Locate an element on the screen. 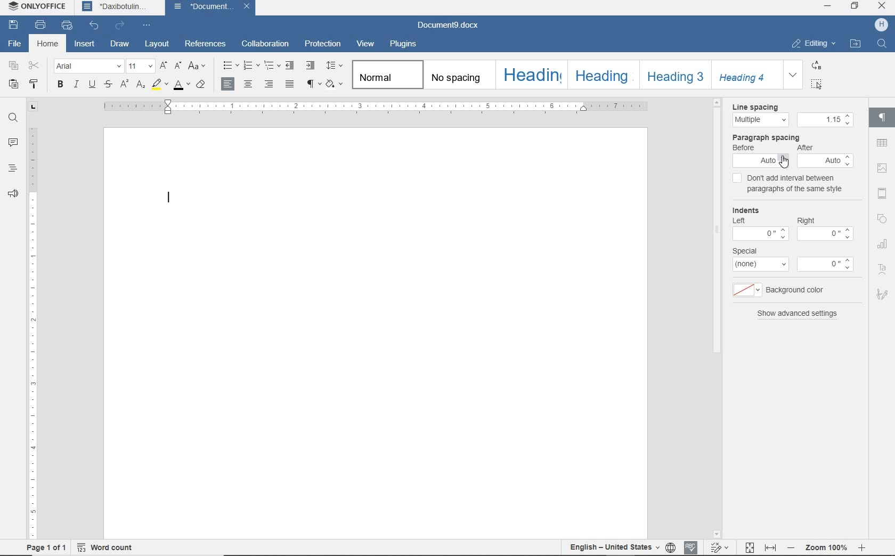 The height and width of the screenshot is (556, 895). spacing is located at coordinates (825, 120).